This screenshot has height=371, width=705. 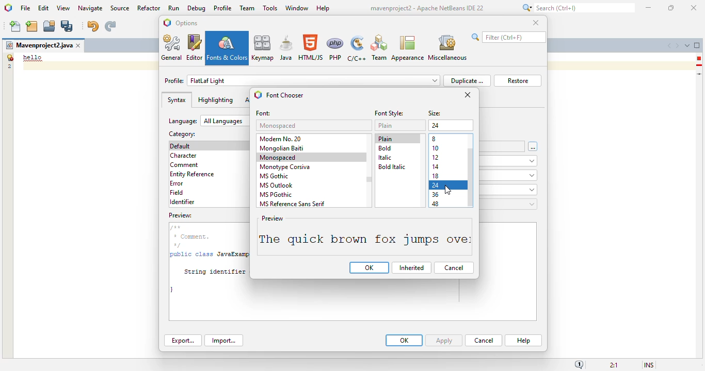 I want to click on Inherited, so click(x=412, y=268).